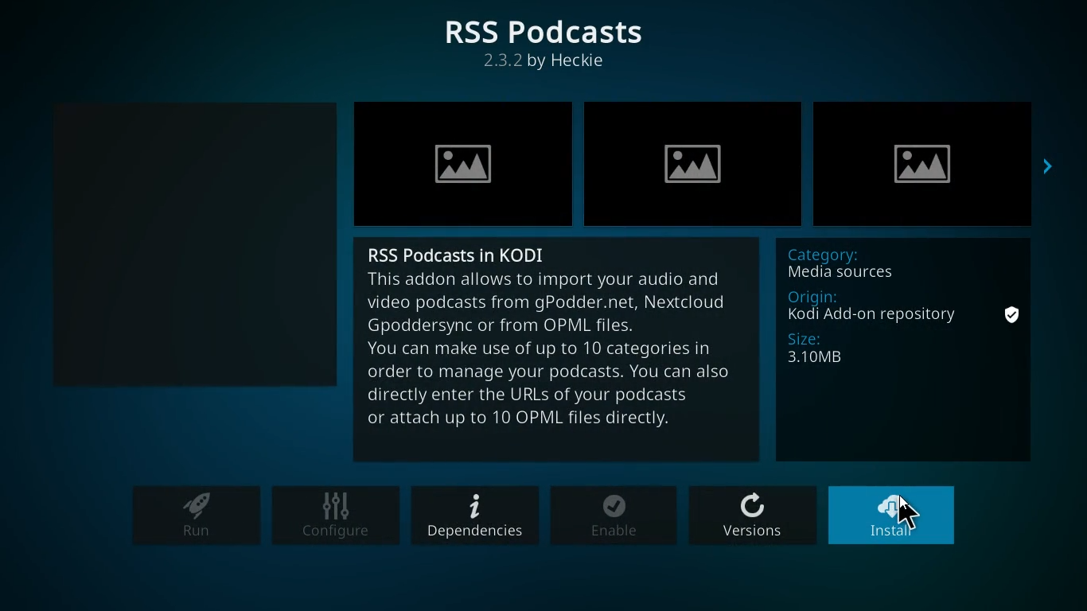  I want to click on description podcast, so click(557, 361).